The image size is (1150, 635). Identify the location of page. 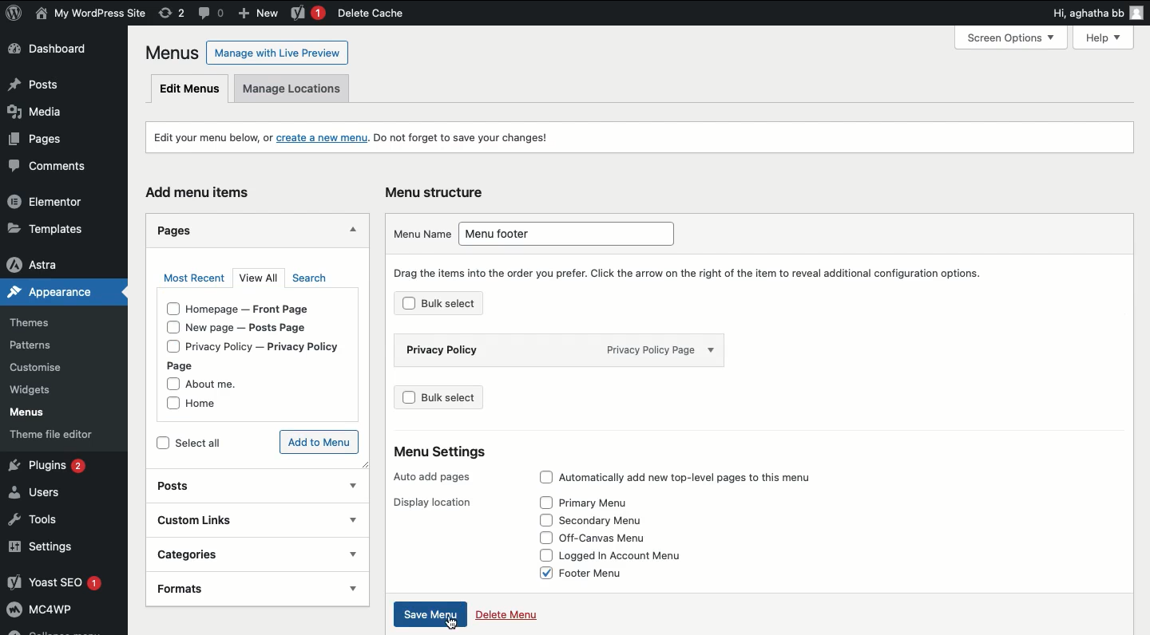
(187, 366).